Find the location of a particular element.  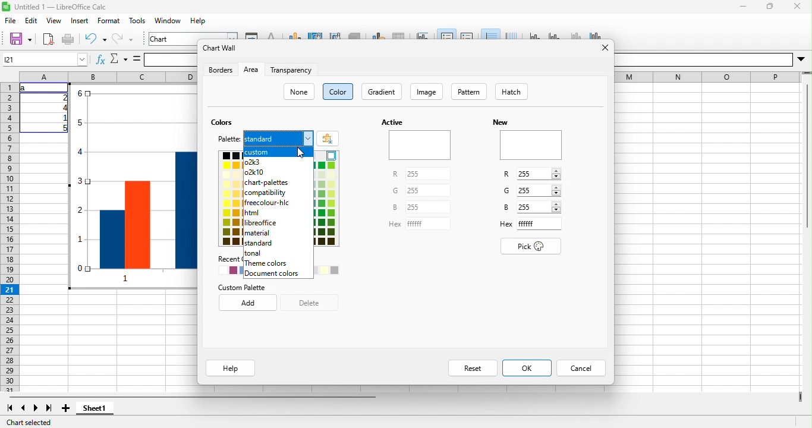

Input R value is located at coordinates (534, 174).